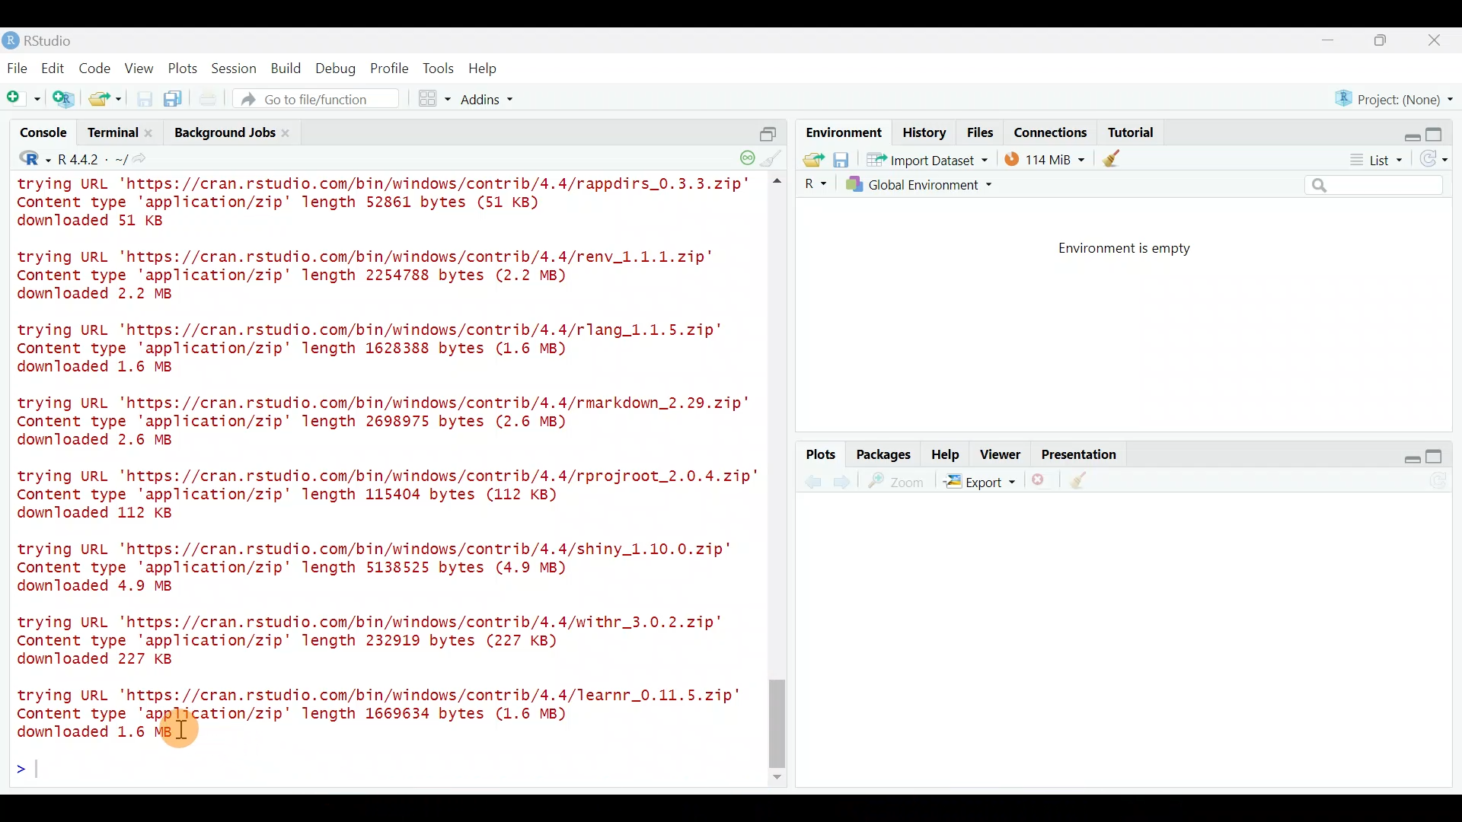 The width and height of the screenshot is (1462, 822). Describe the element at coordinates (387, 205) in the screenshot. I see `trying URL 'https://cran.rstudio.com/bin/windows/contrib/4.4/rappdirs_0.3.3.zip"’
Content type 'application/zip' length 52861 bytes (51 KB)
downloaded 51 KB` at that location.